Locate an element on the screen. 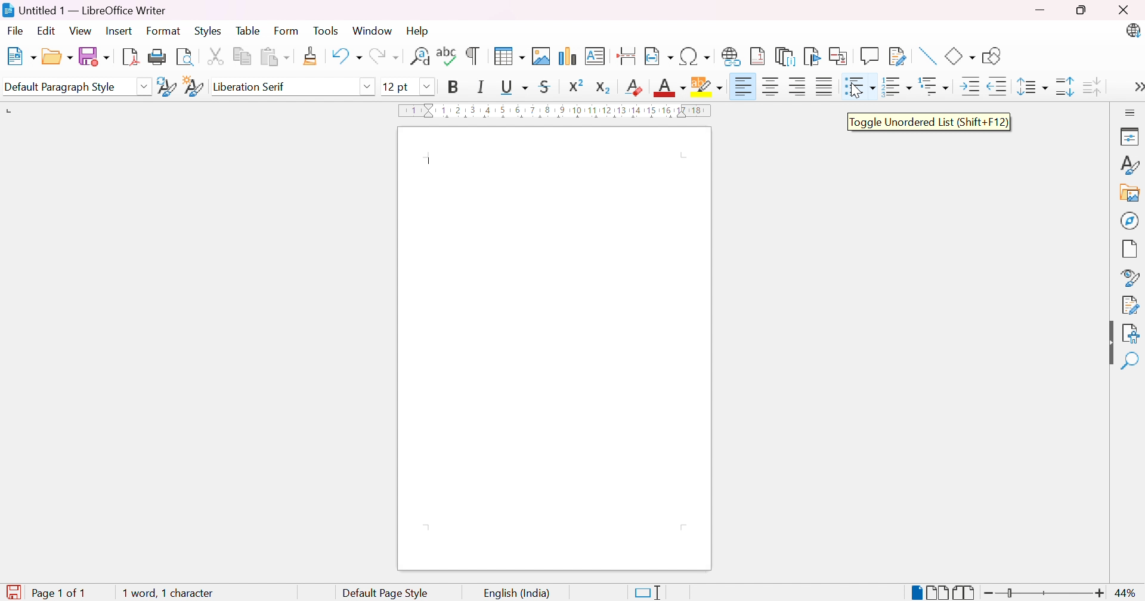 The width and height of the screenshot is (1145, 601). 44% is located at coordinates (1128, 594).